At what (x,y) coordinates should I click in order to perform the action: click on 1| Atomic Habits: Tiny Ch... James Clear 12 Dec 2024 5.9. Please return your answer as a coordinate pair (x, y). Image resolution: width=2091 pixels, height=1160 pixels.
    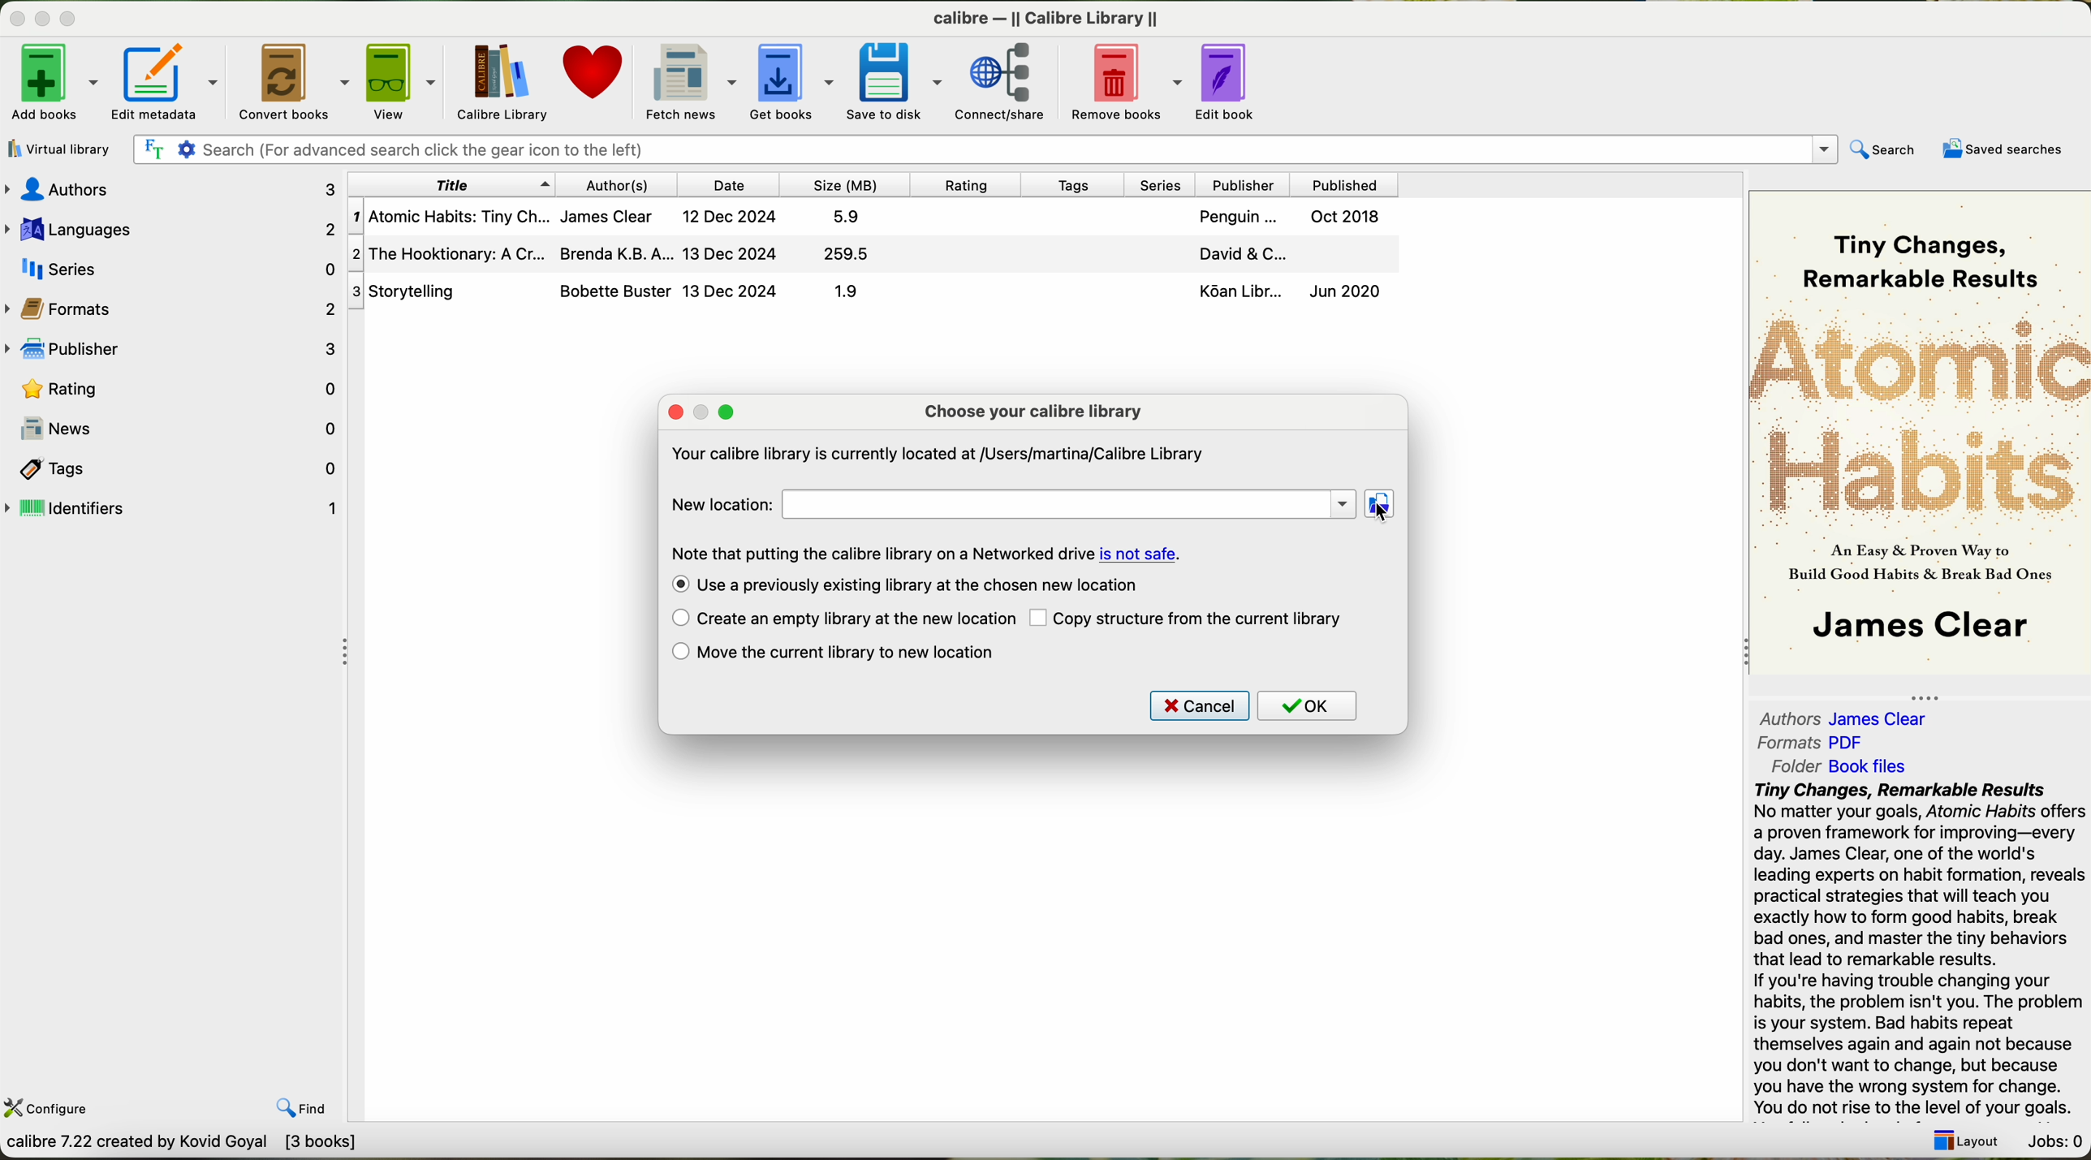
    Looking at the image, I should click on (616, 218).